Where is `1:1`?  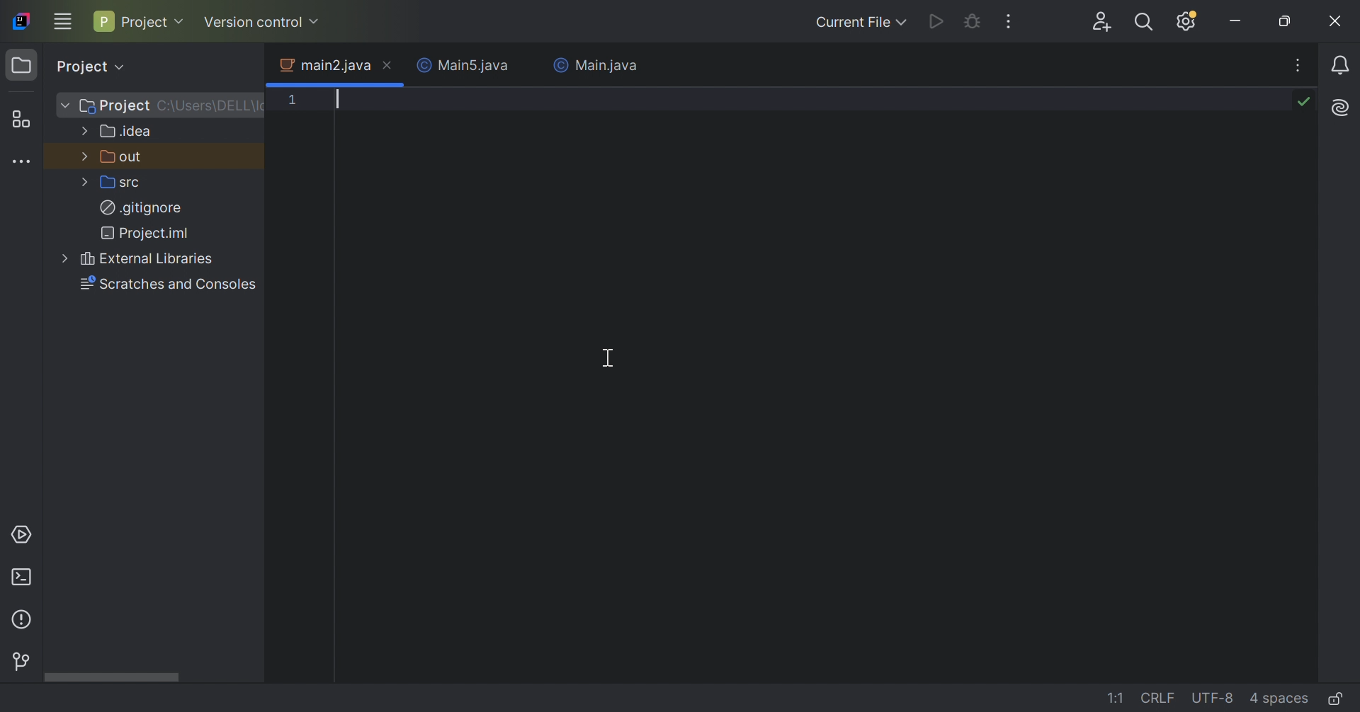 1:1 is located at coordinates (1117, 697).